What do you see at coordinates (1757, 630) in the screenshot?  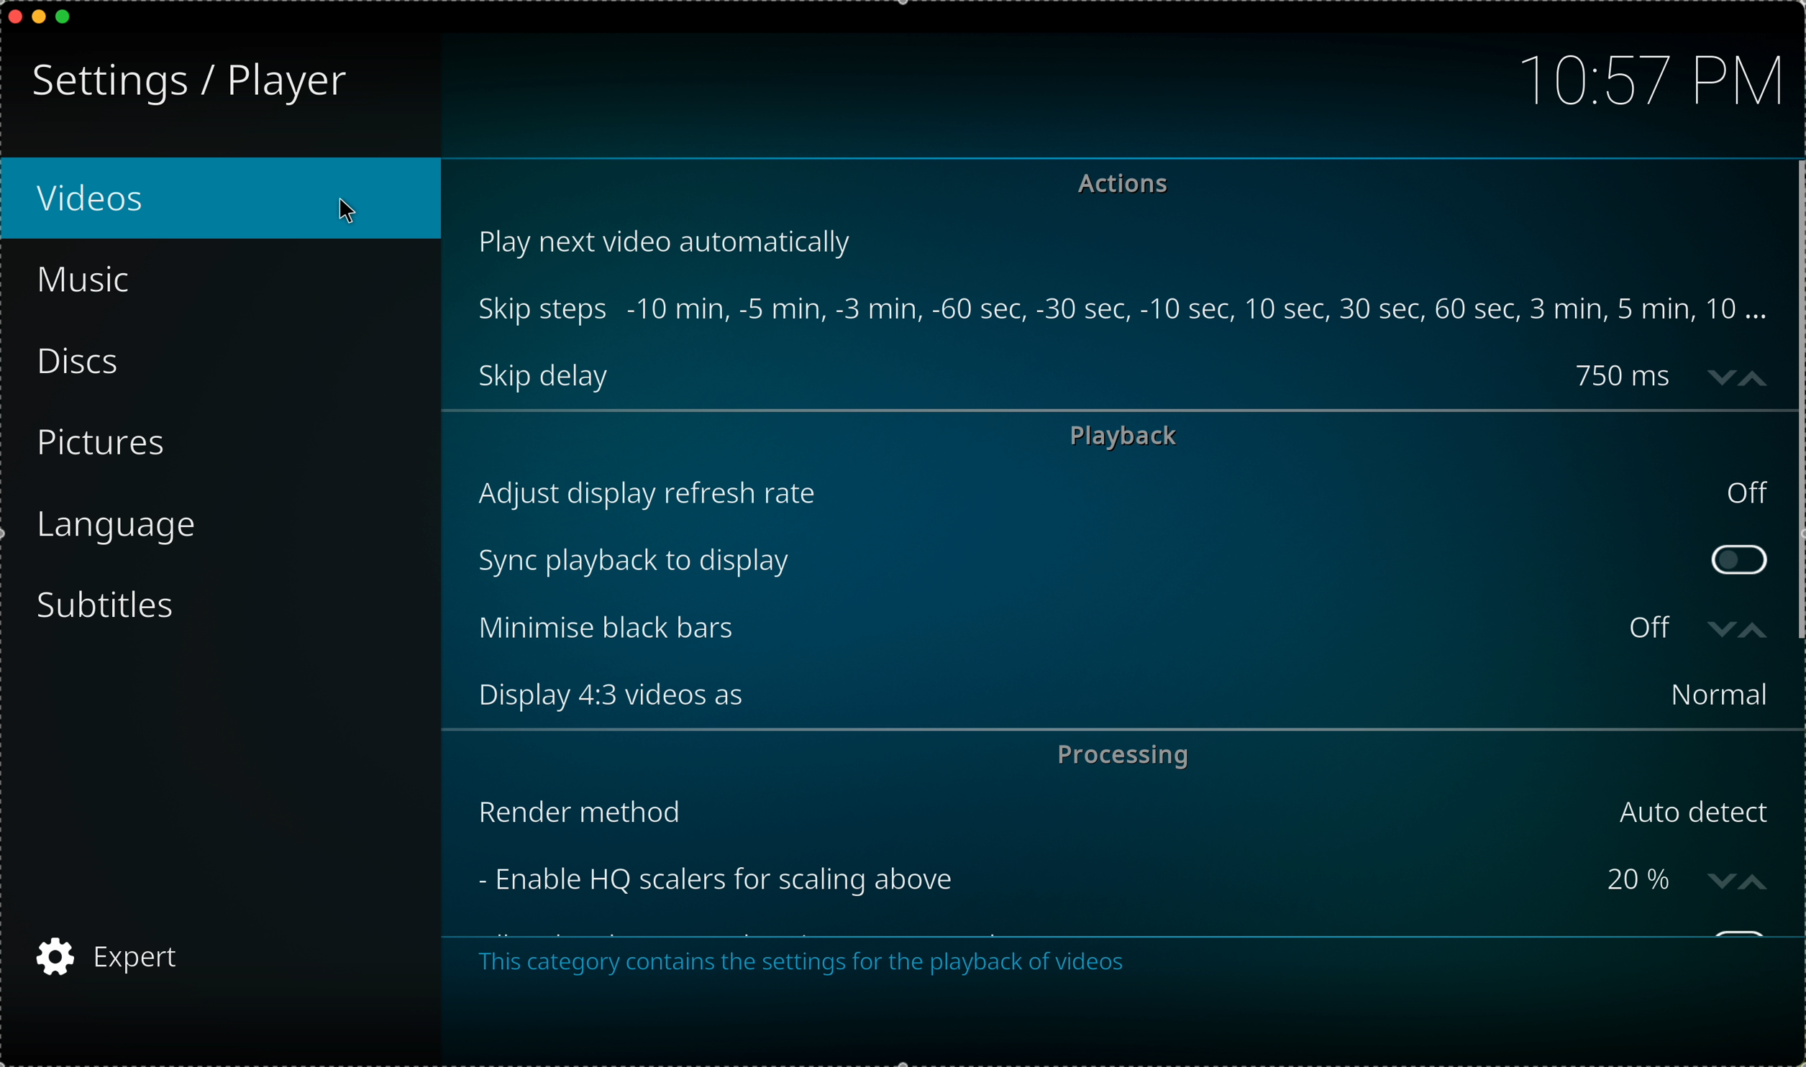 I see `increasevalue` at bounding box center [1757, 630].